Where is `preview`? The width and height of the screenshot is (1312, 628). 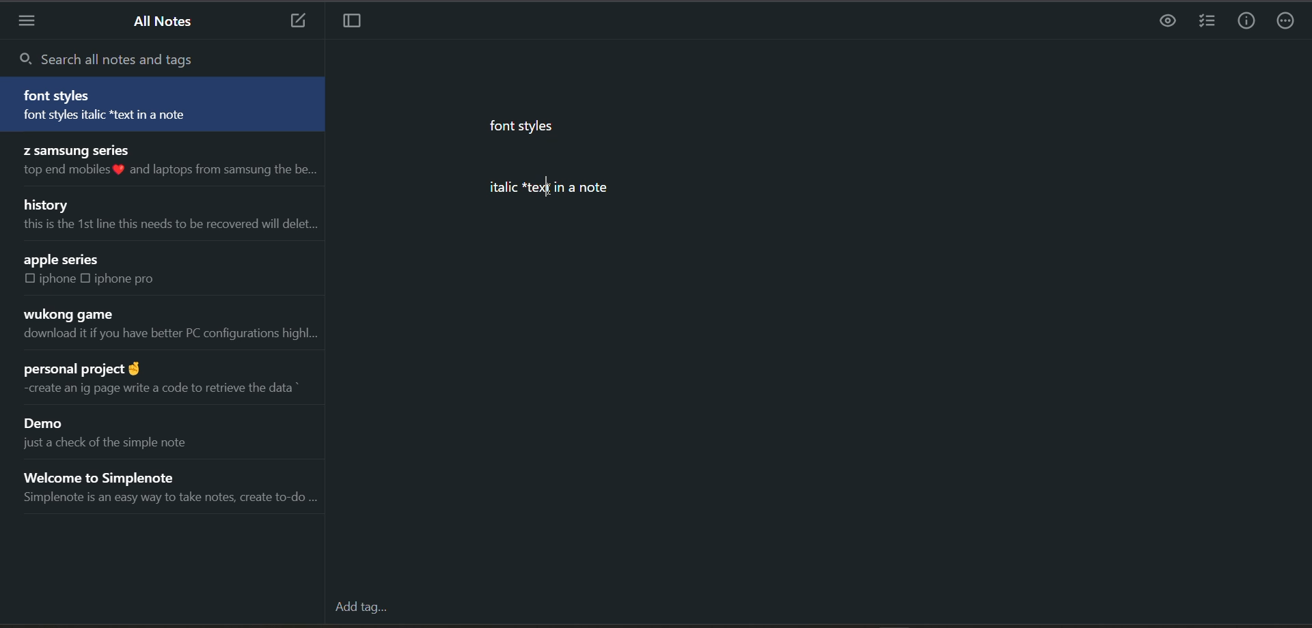 preview is located at coordinates (1169, 20).